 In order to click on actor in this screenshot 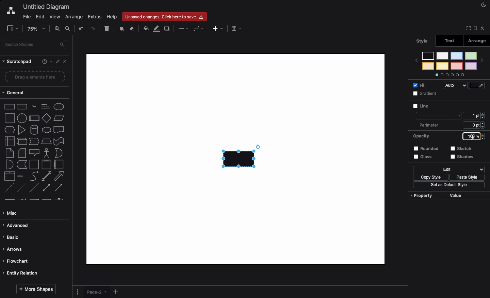, I will do `click(47, 153)`.